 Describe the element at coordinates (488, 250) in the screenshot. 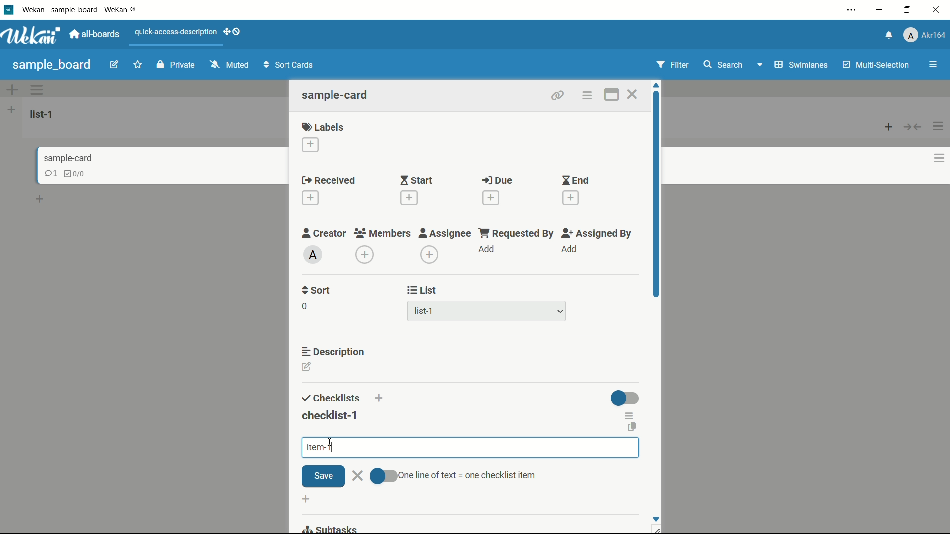

I see `add` at that location.